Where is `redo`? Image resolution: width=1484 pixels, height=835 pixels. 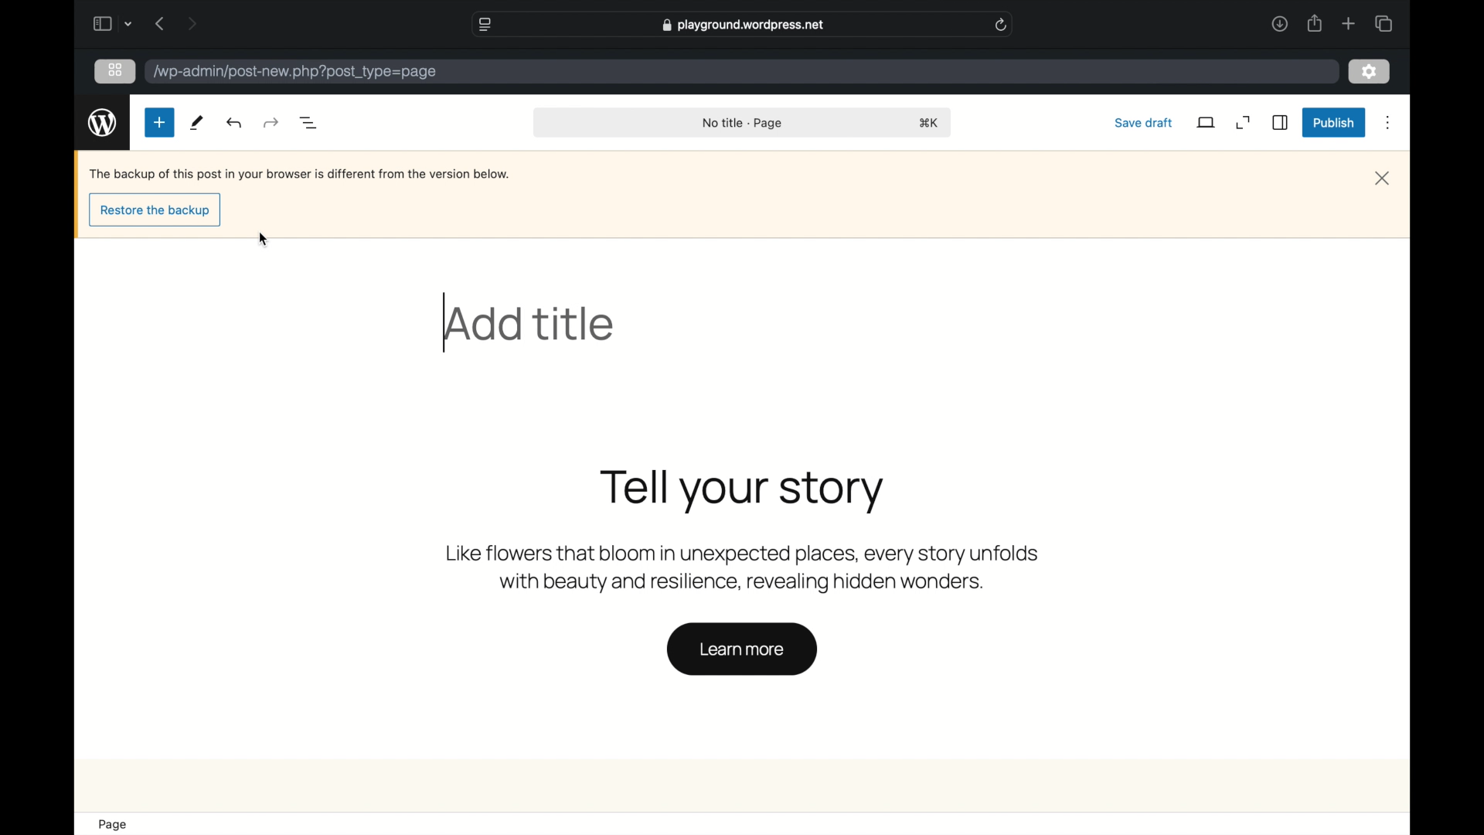 redo is located at coordinates (236, 122).